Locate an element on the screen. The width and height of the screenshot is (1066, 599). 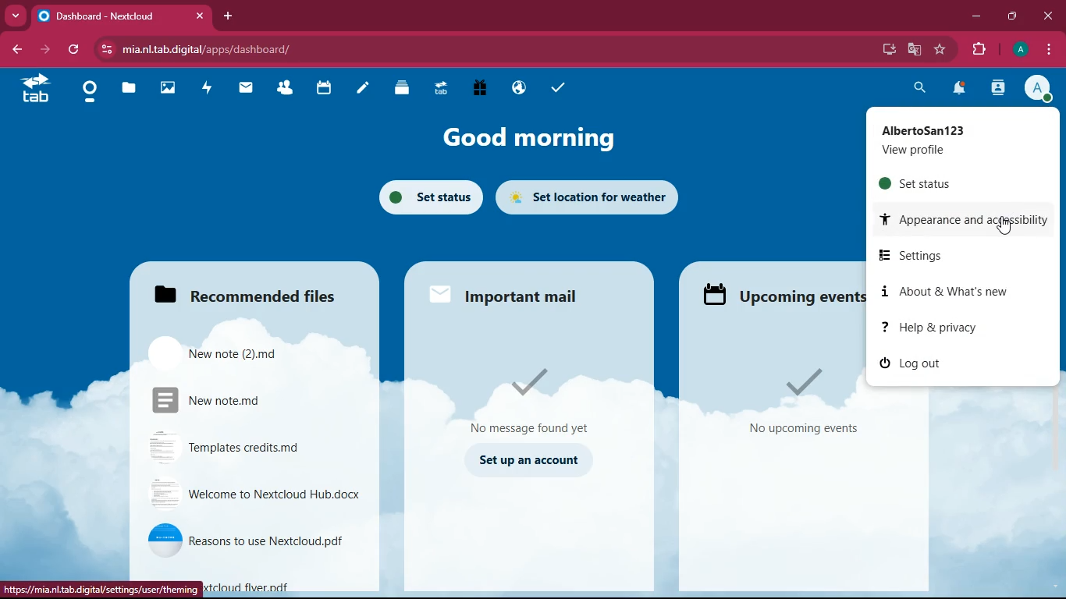
cursor is located at coordinates (1004, 227).